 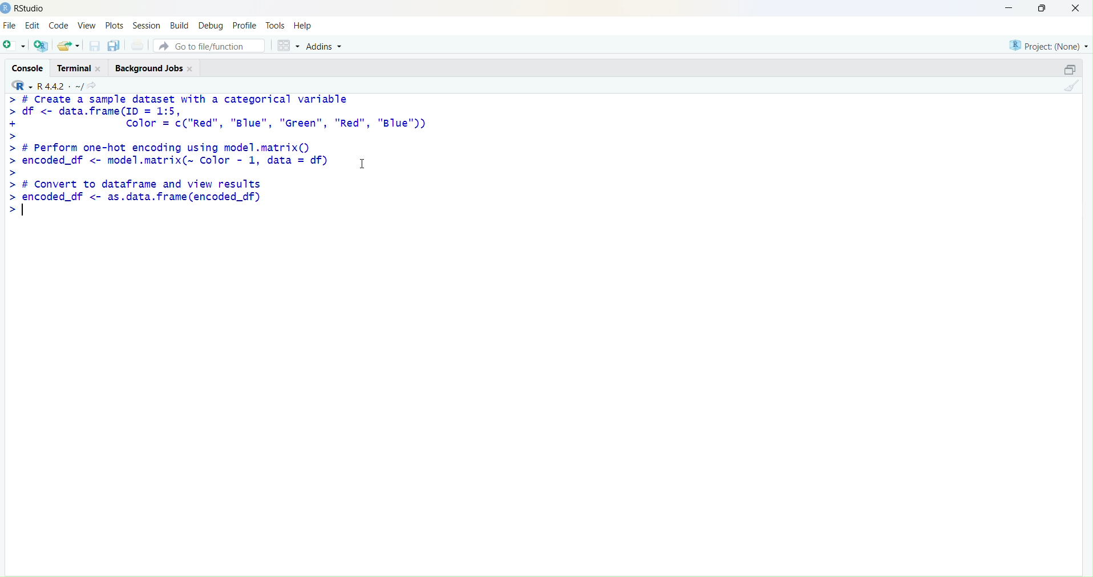 What do you see at coordinates (22, 86) in the screenshot?
I see `R` at bounding box center [22, 86].